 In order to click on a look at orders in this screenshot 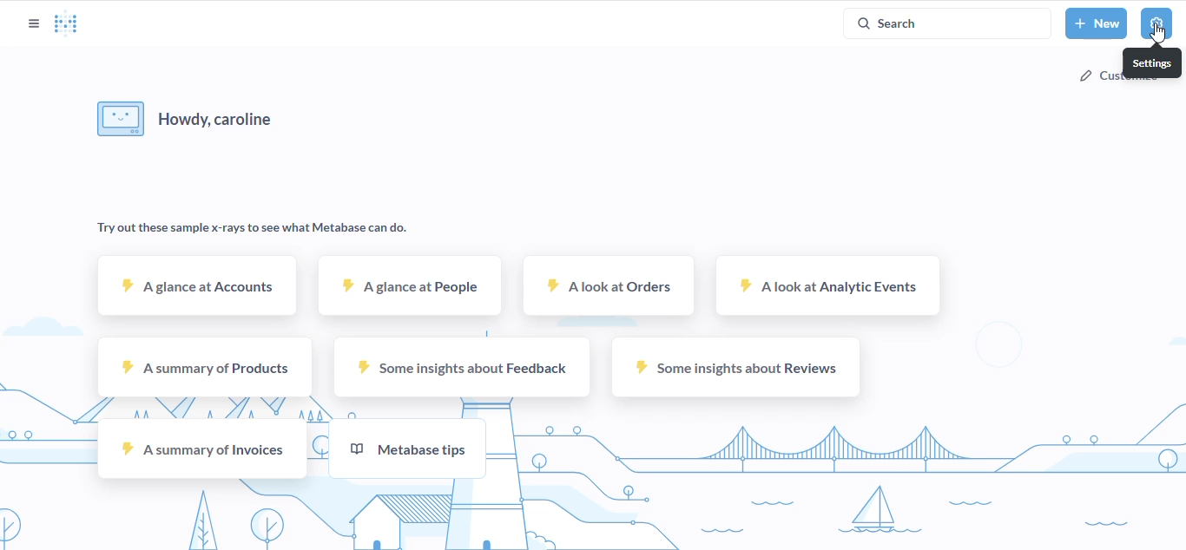, I will do `click(609, 286)`.